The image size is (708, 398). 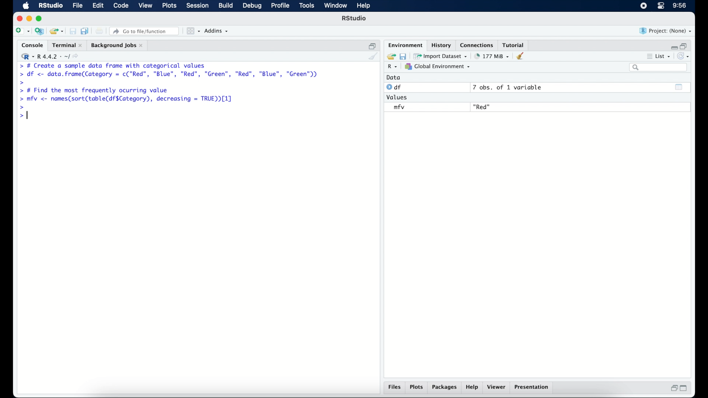 I want to click on plots, so click(x=417, y=388).